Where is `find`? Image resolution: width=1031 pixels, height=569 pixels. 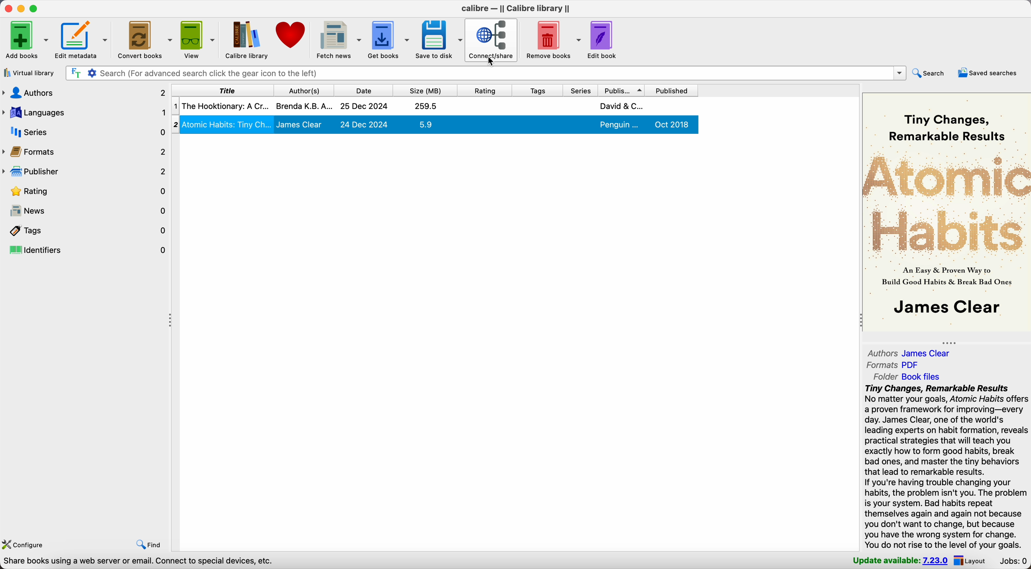
find is located at coordinates (148, 545).